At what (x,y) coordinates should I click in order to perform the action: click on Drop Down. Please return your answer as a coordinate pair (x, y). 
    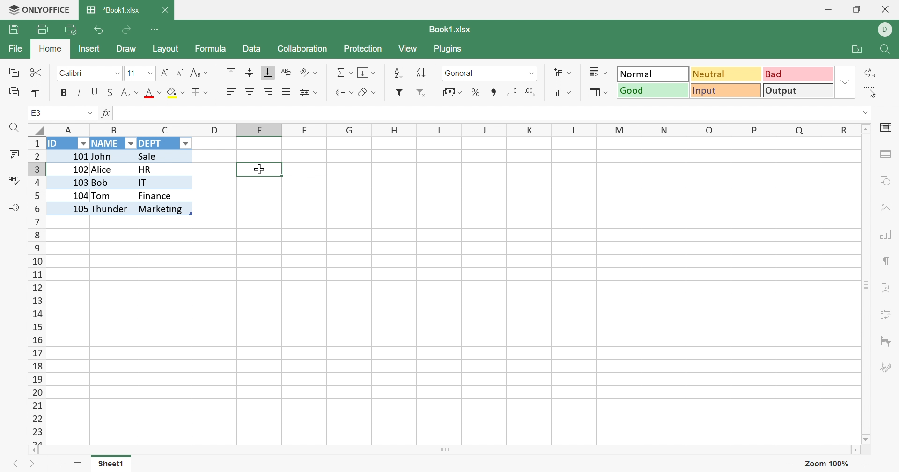
    Looking at the image, I should click on (843, 82).